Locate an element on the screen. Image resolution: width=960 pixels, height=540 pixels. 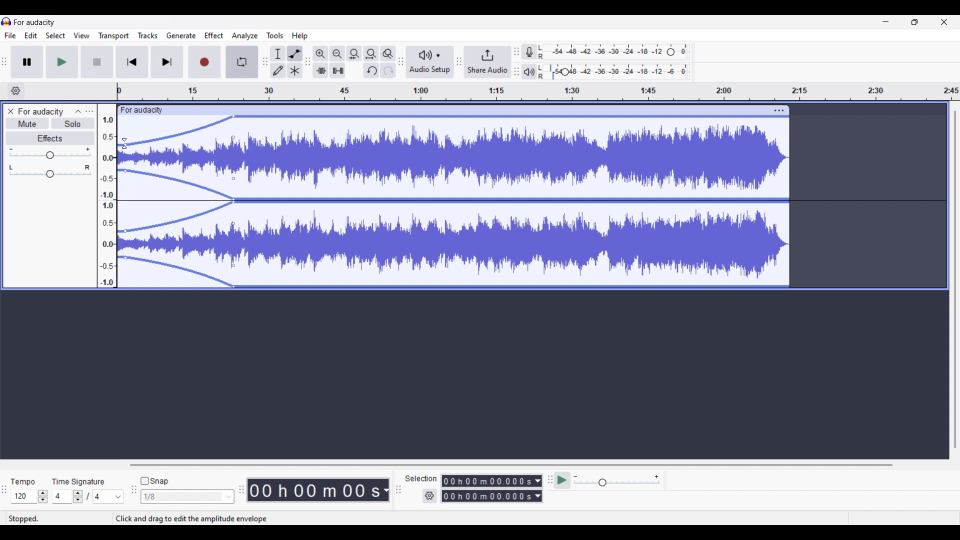
Playback level is located at coordinates (613, 71).